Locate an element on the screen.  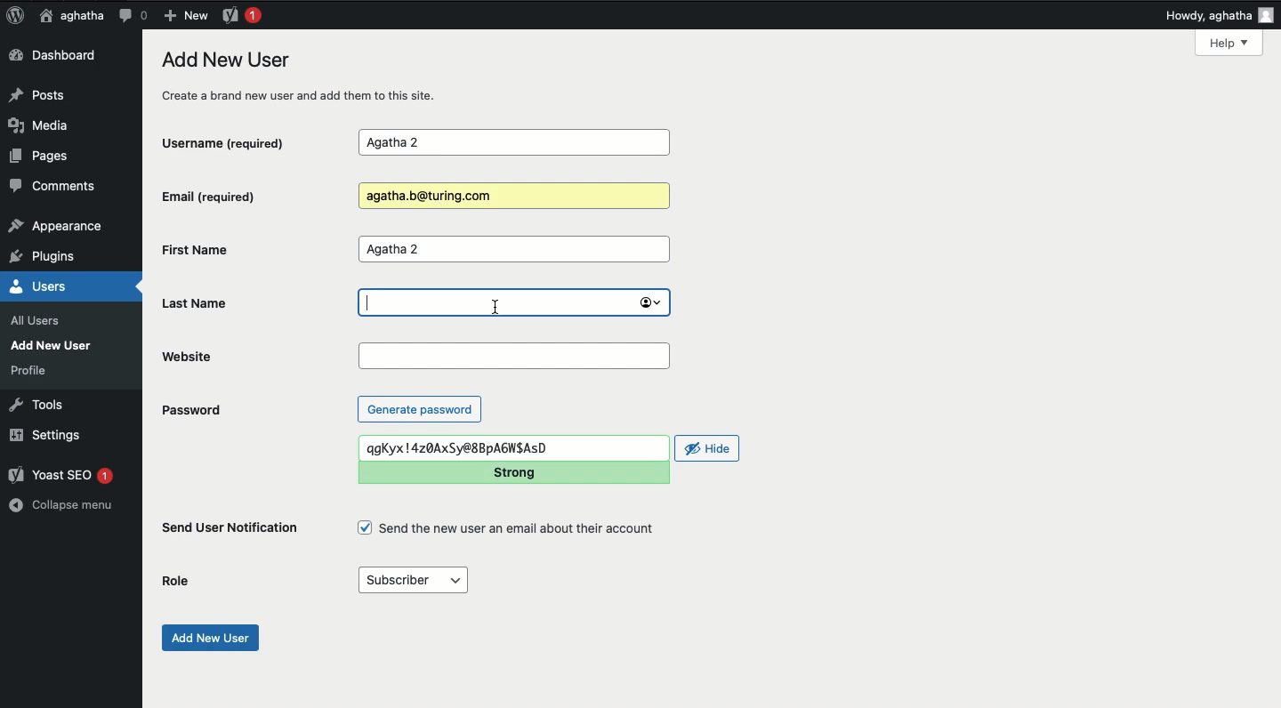
Strong is located at coordinates (514, 473).